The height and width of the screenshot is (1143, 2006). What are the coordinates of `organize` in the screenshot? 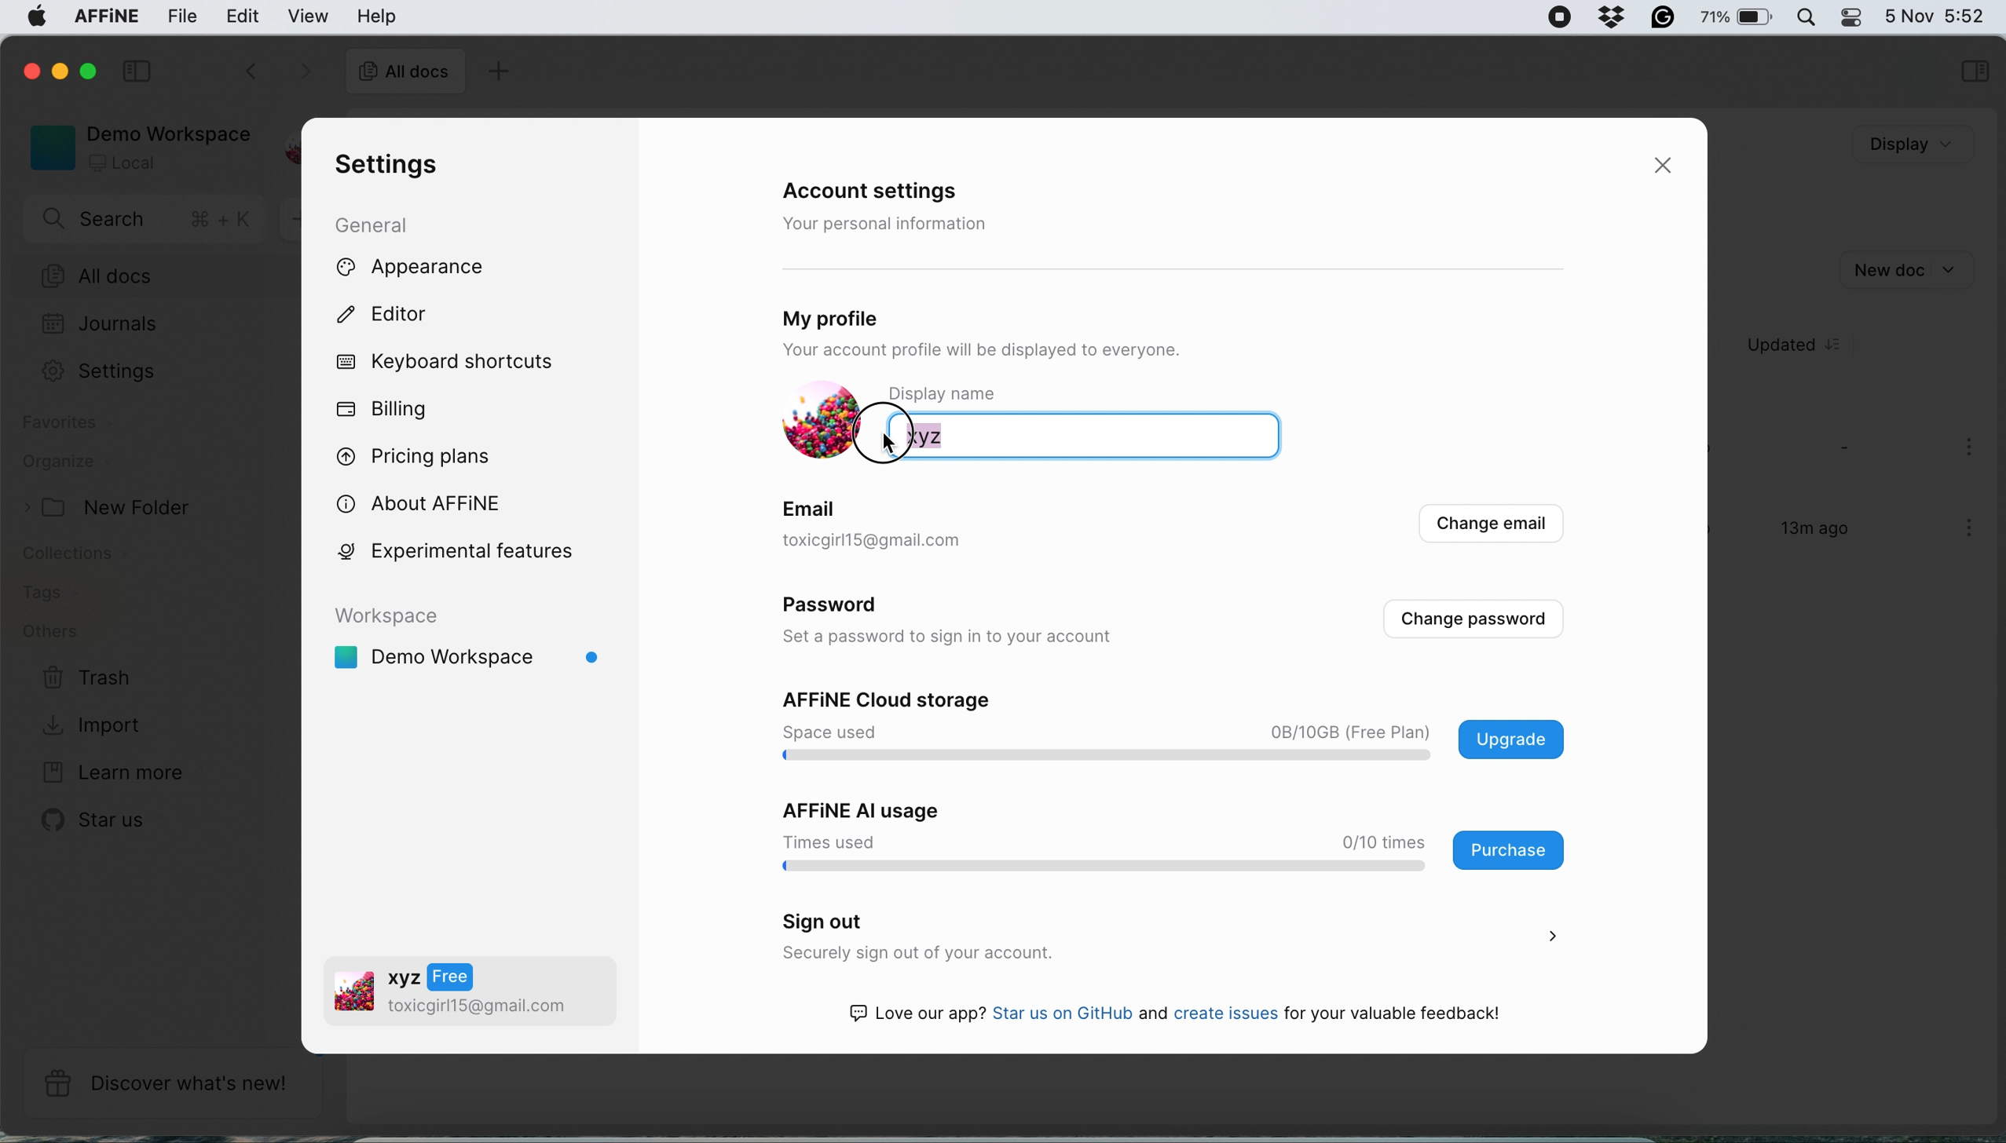 It's located at (66, 464).